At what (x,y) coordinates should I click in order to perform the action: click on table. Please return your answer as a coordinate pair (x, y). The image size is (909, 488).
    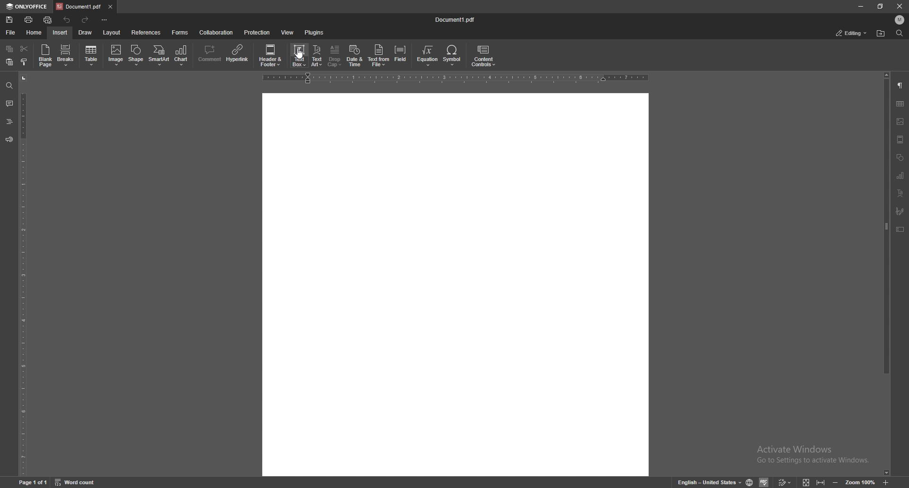
    Looking at the image, I should click on (92, 56).